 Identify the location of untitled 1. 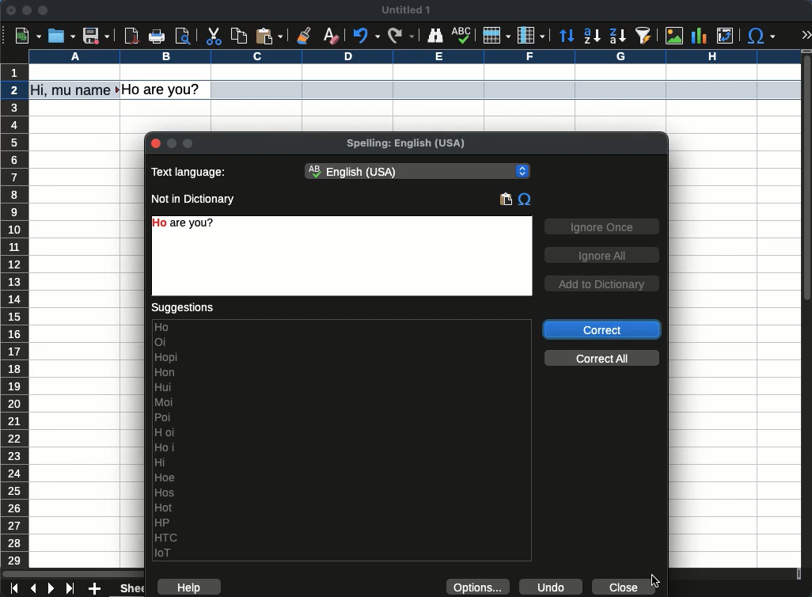
(405, 10).